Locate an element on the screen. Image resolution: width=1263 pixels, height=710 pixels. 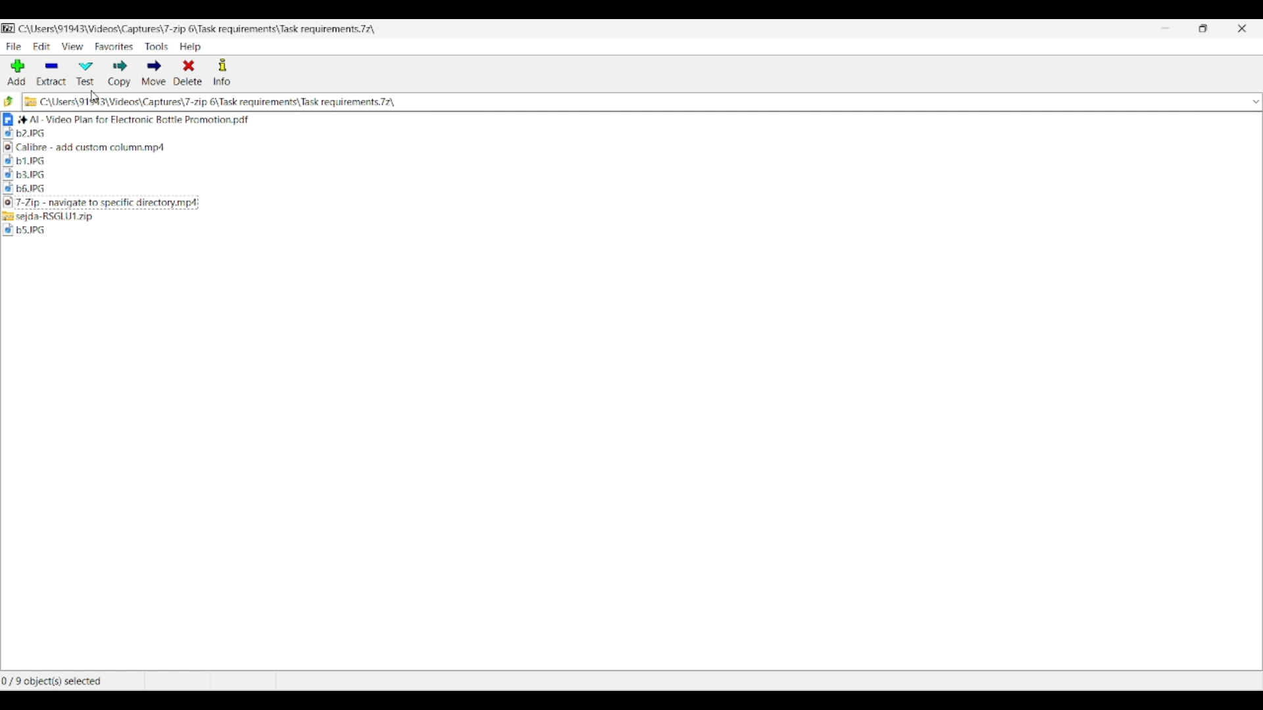
file 1 and type is located at coordinates (362, 119).